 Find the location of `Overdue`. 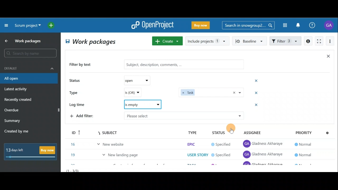

Overdue is located at coordinates (12, 111).